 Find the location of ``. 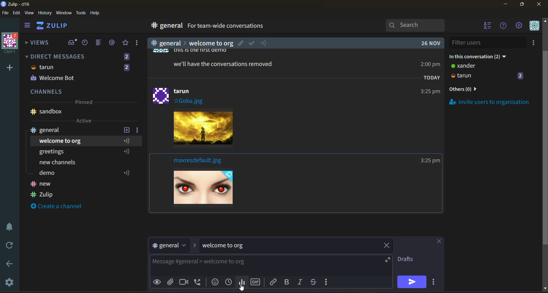

 is located at coordinates (430, 78).